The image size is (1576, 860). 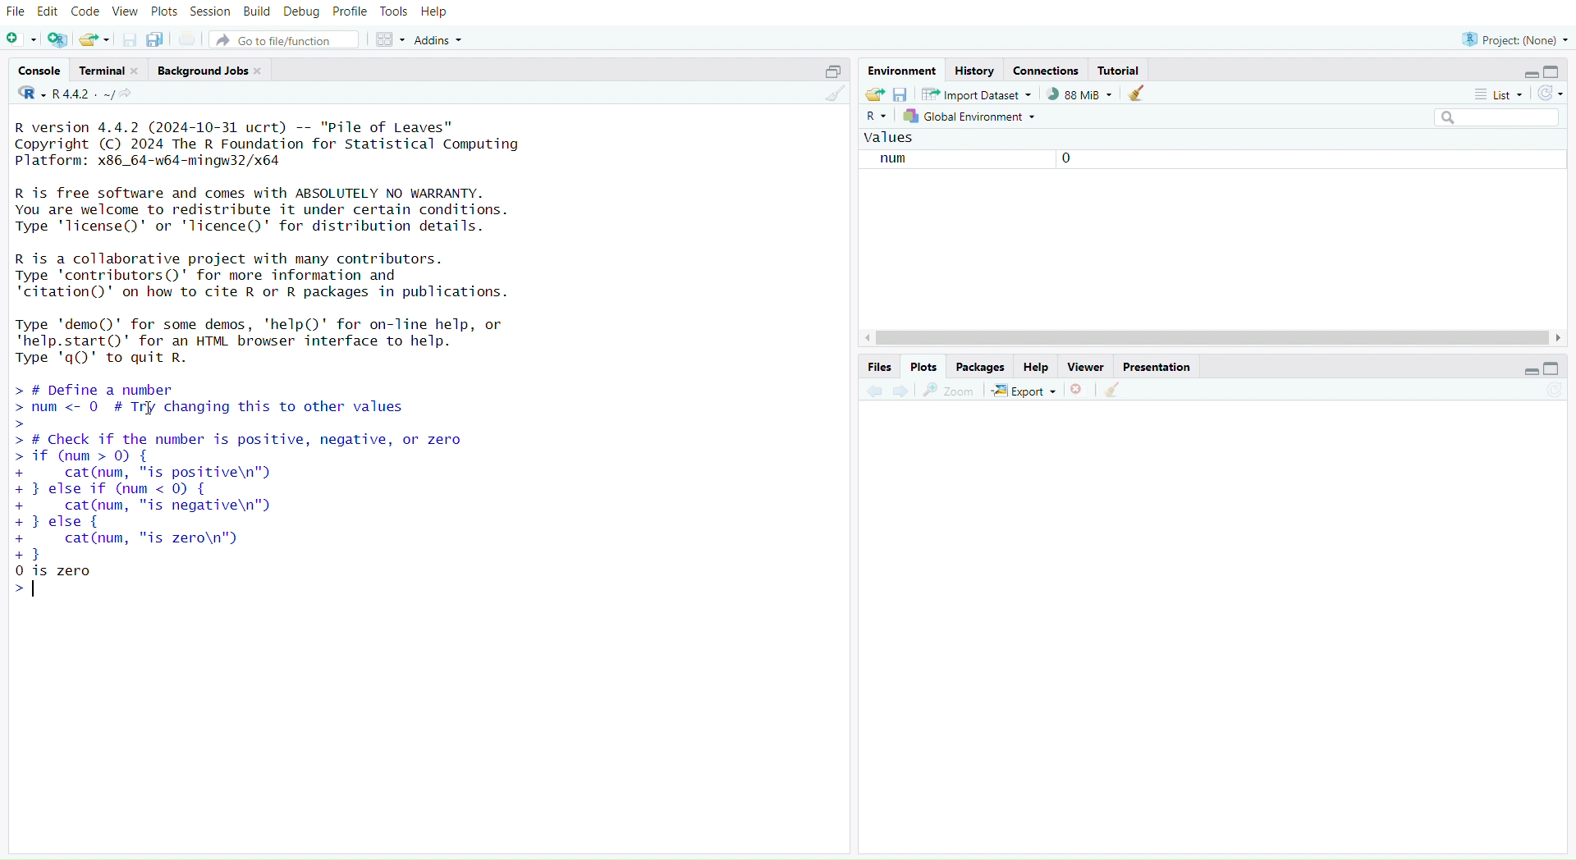 What do you see at coordinates (876, 366) in the screenshot?
I see `files` at bounding box center [876, 366].